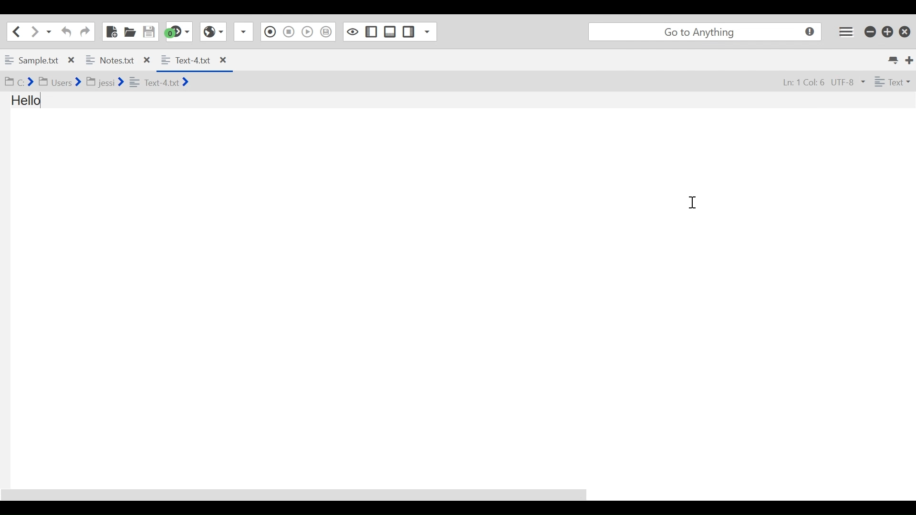 Image resolution: width=916 pixels, height=515 pixels. I want to click on View in Browser, so click(213, 31).